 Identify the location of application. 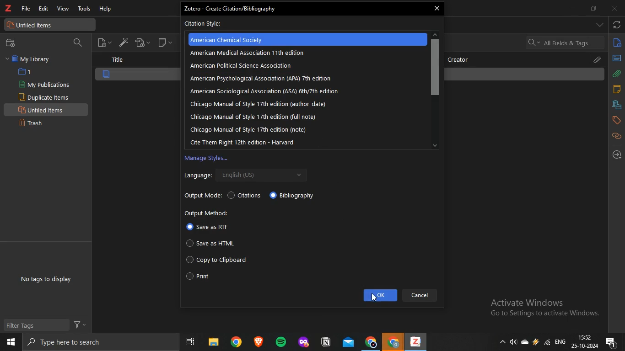
(327, 342).